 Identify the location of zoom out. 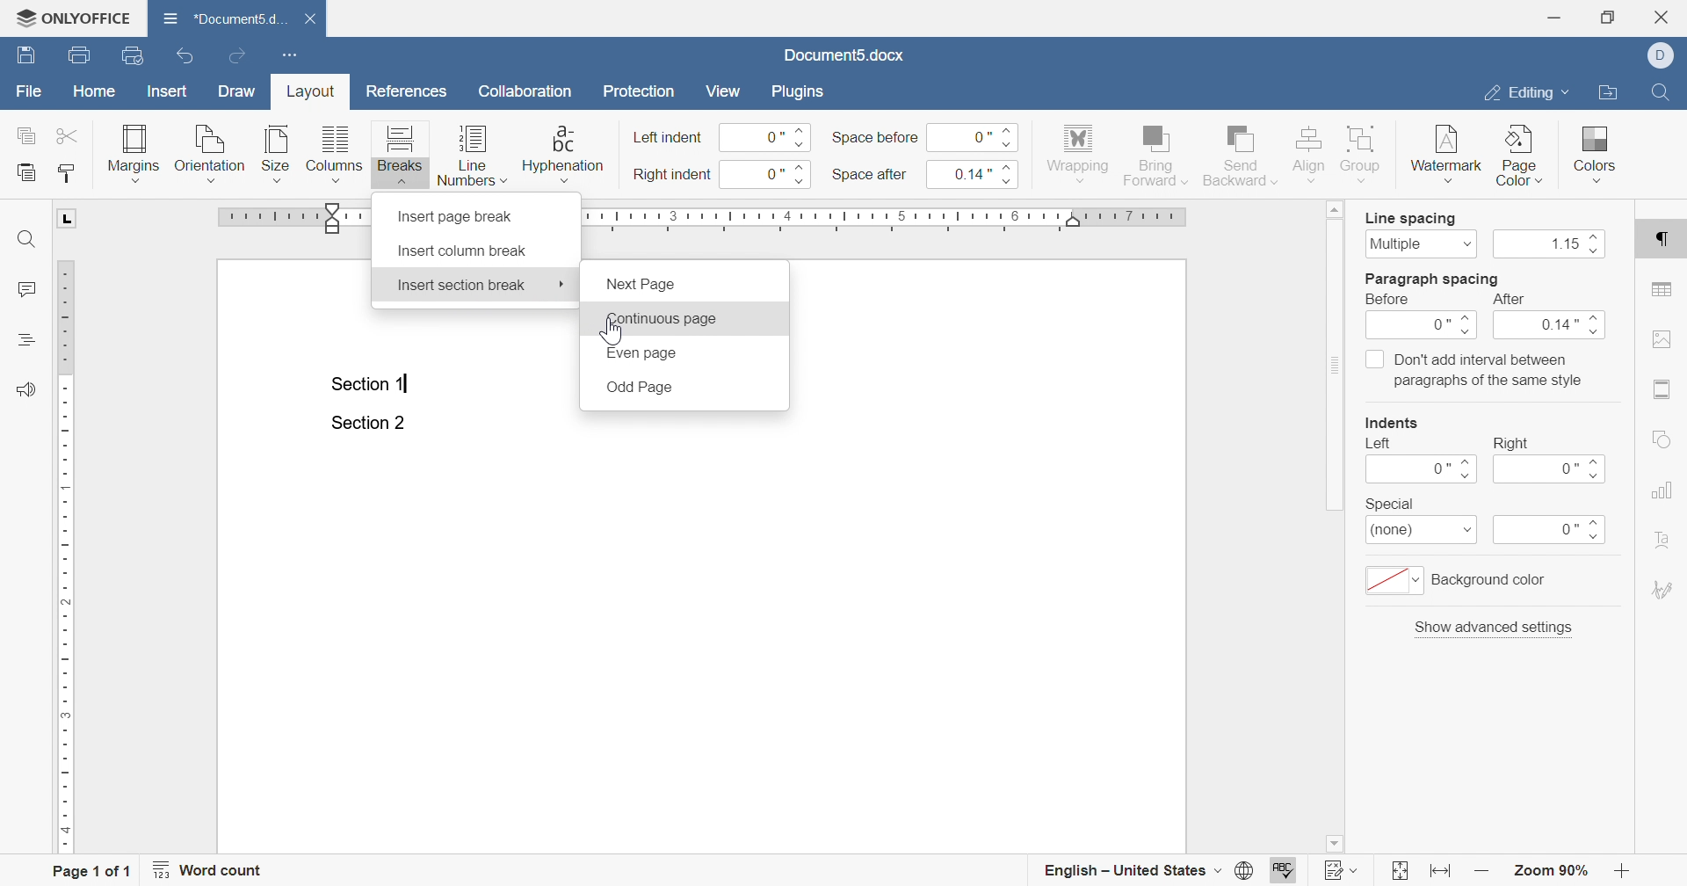
(1625, 870).